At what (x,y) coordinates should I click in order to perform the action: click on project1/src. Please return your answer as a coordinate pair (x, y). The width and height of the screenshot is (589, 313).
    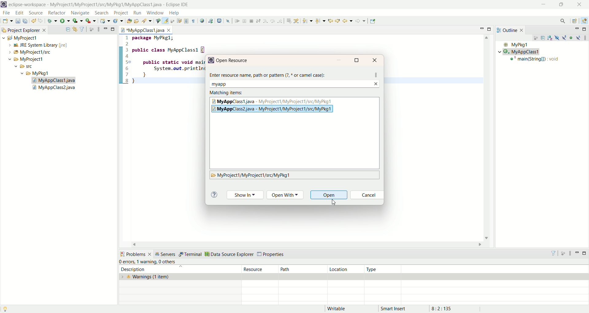
    Looking at the image, I should click on (27, 52).